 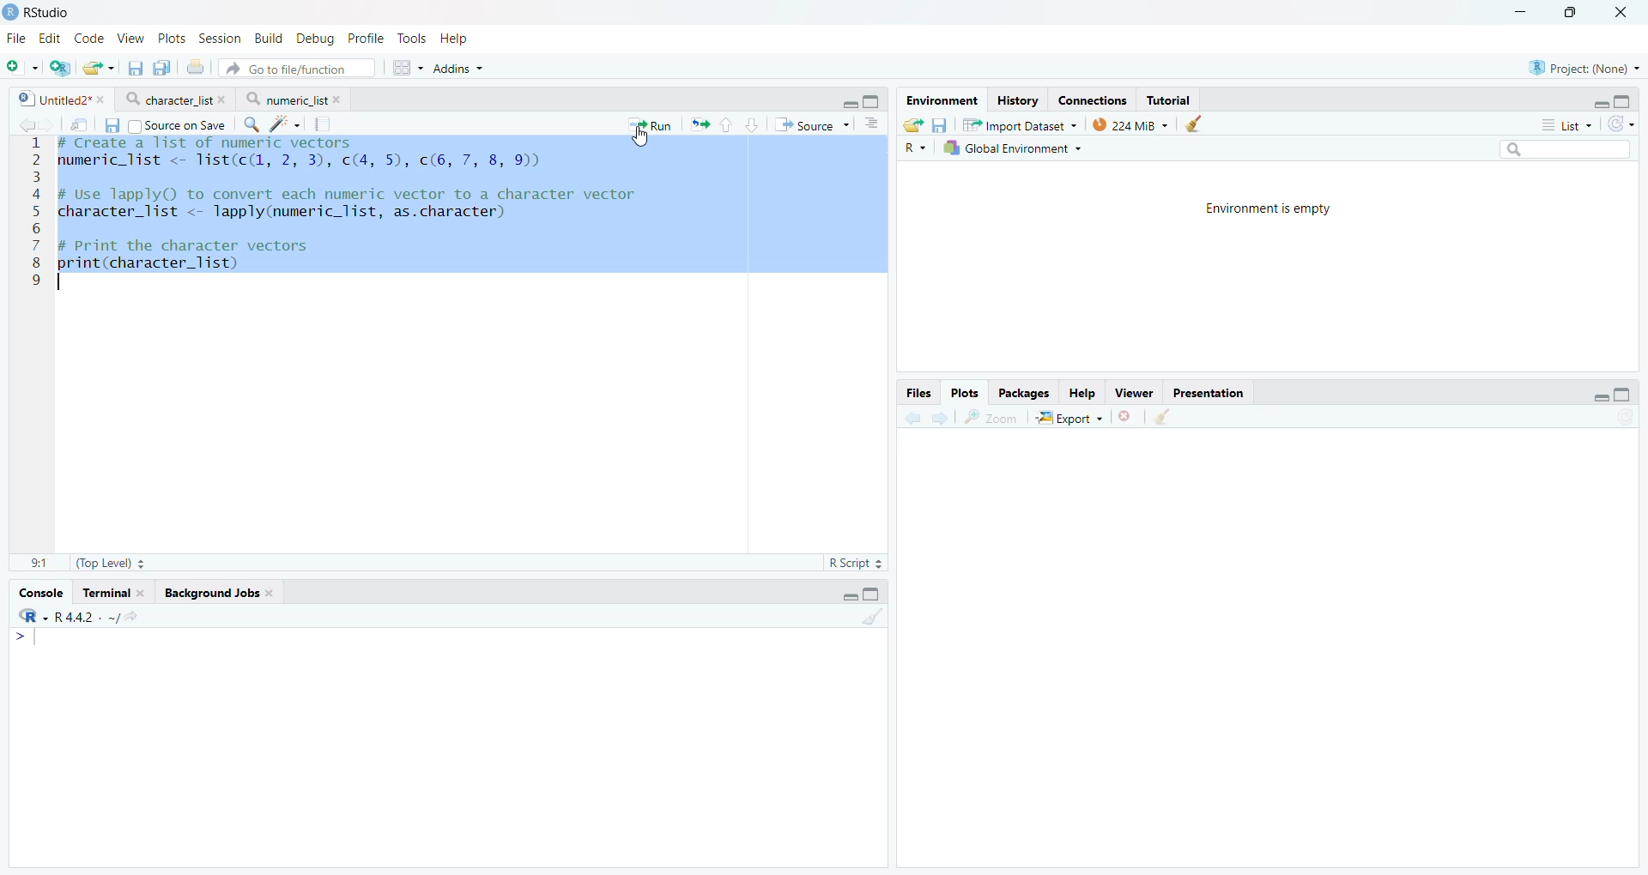 What do you see at coordinates (1599, 103) in the screenshot?
I see `Hide` at bounding box center [1599, 103].